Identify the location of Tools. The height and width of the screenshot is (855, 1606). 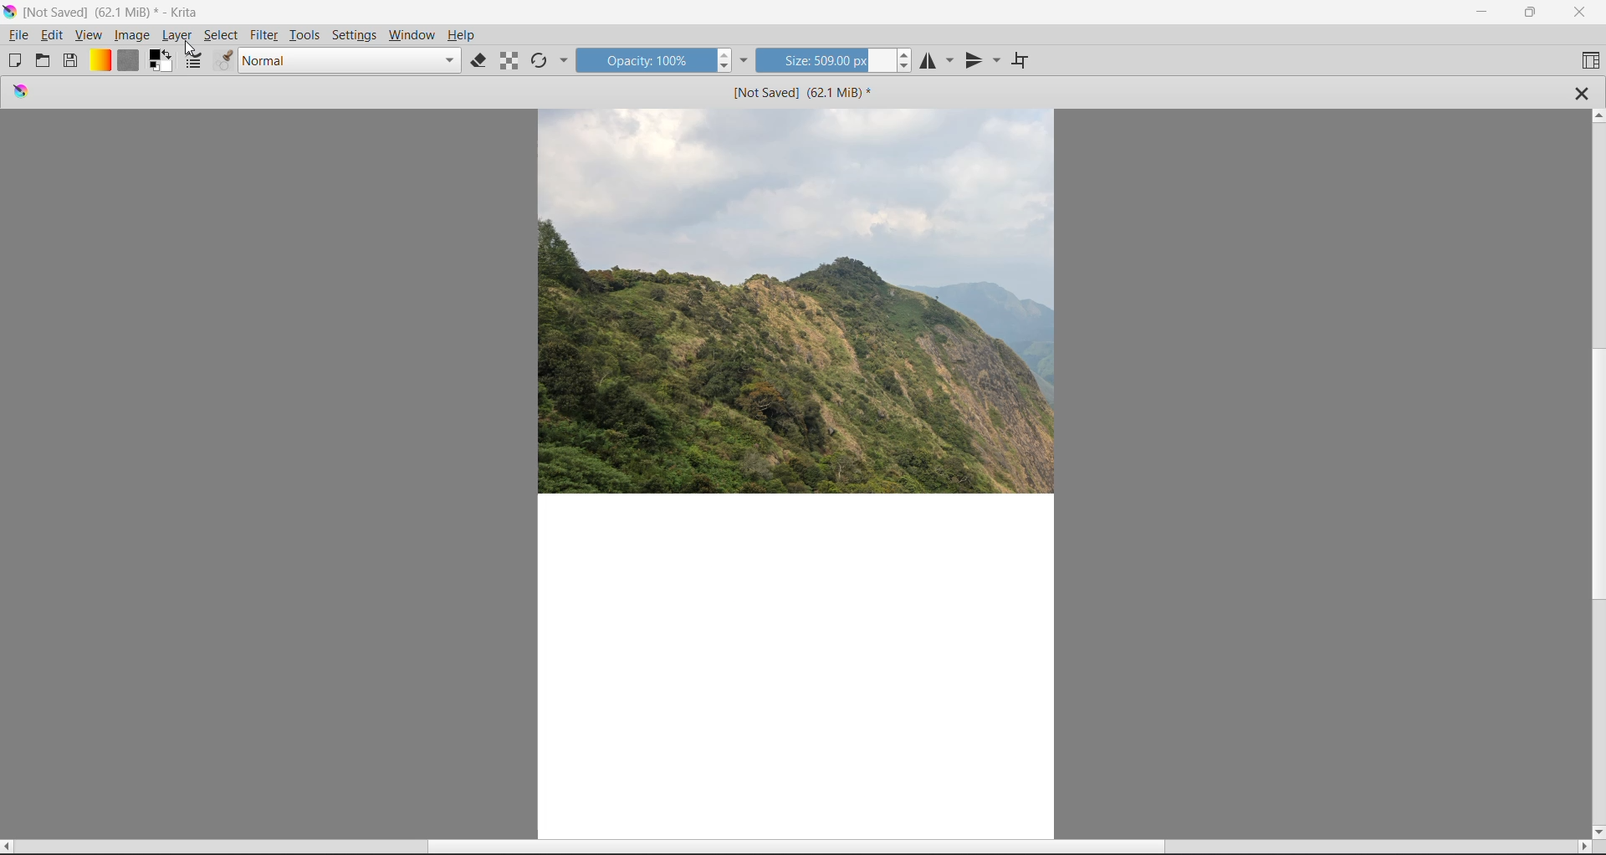
(307, 33).